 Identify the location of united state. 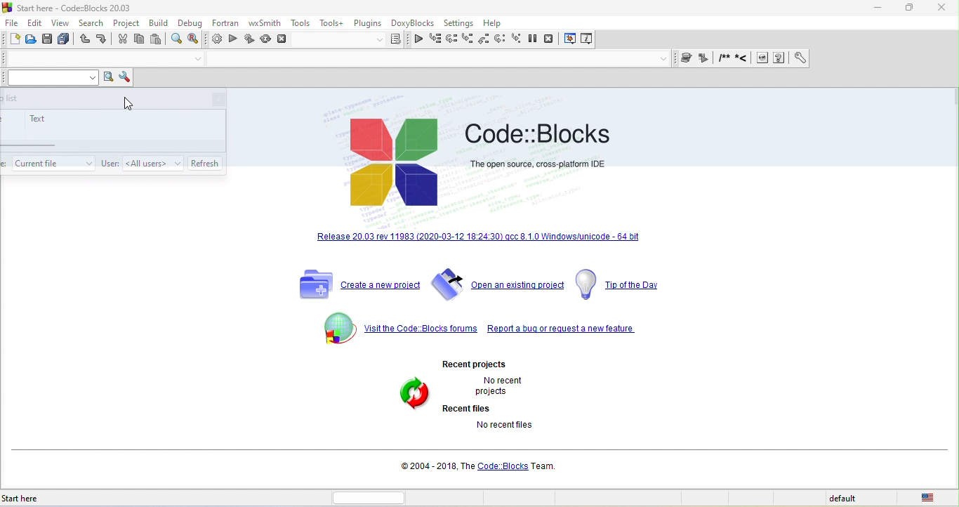
(931, 497).